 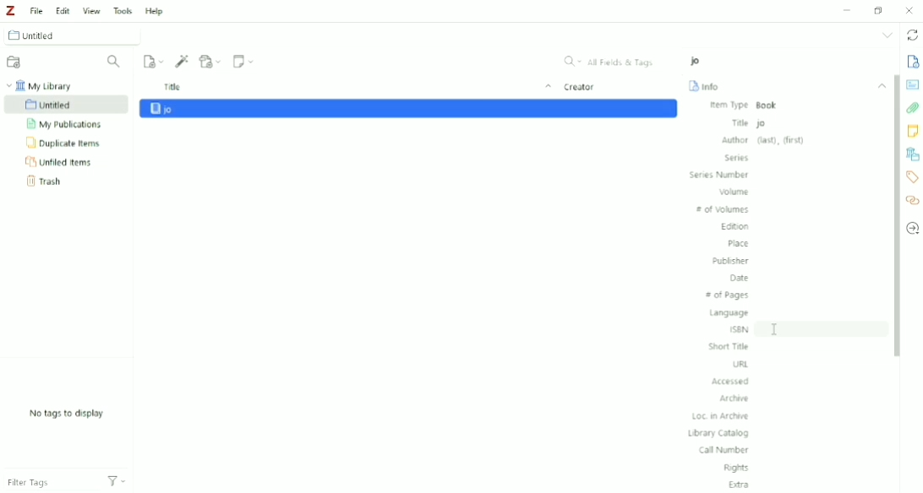 I want to click on Help, so click(x=156, y=12).